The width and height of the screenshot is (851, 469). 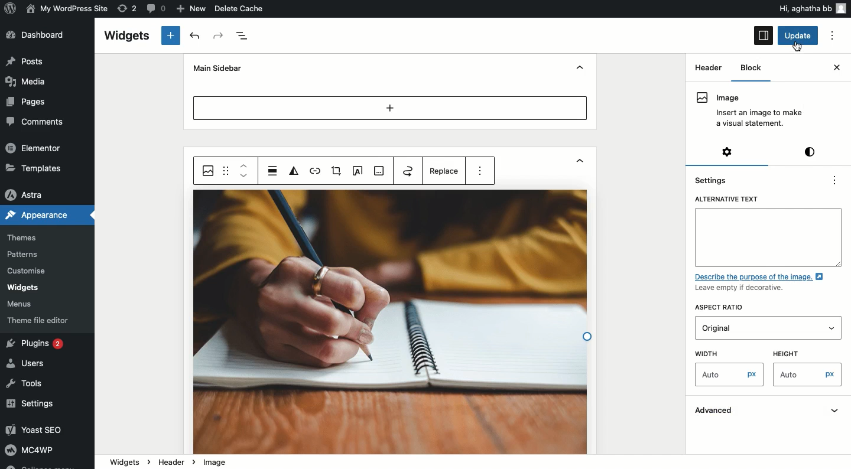 I want to click on Plugins, so click(x=37, y=344).